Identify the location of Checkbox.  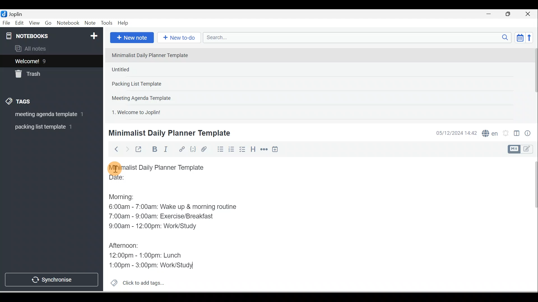
(242, 149).